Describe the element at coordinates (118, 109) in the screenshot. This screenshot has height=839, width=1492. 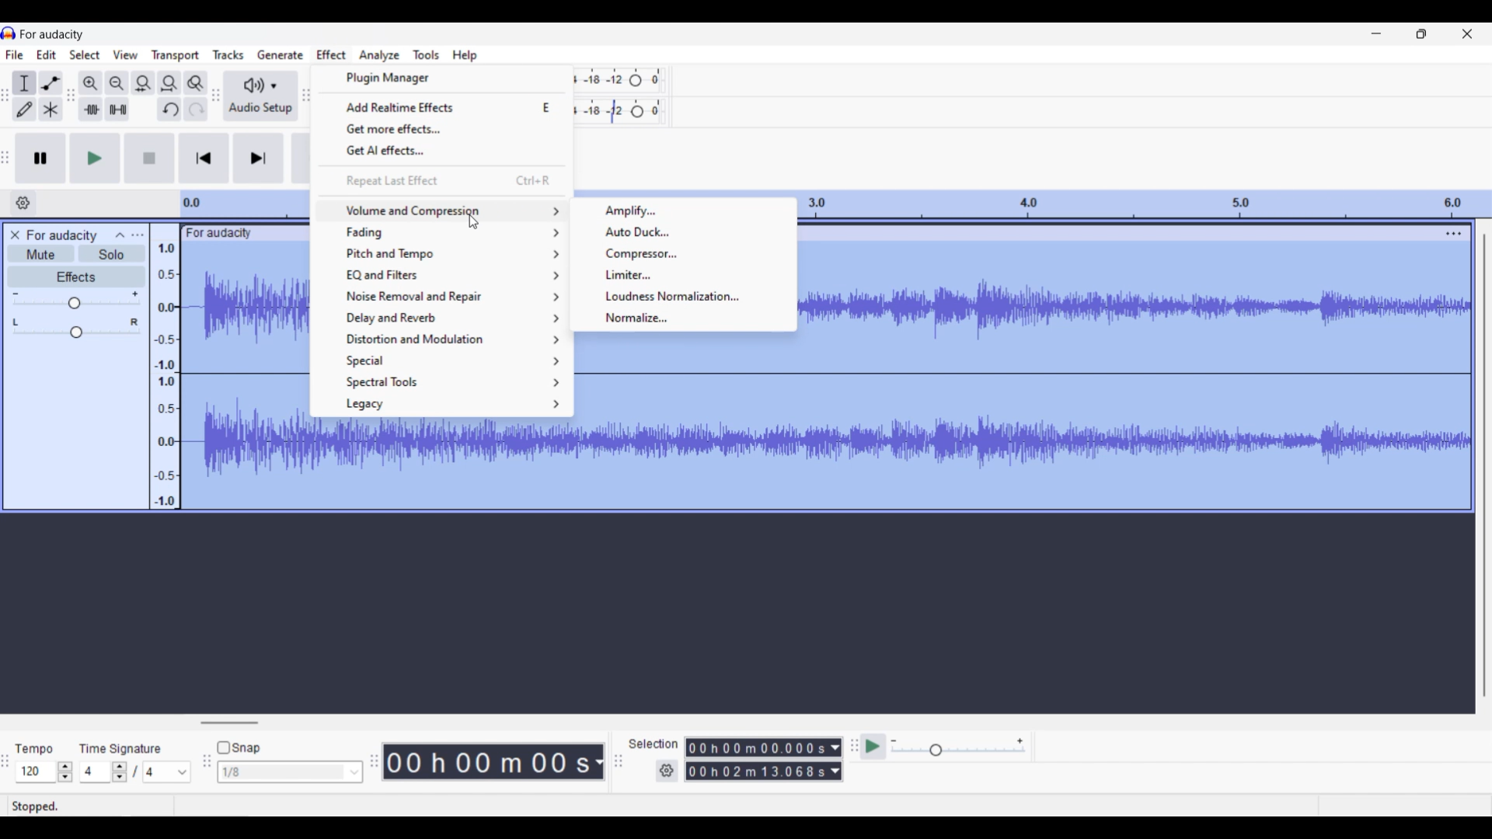
I see `Silence audio selection` at that location.